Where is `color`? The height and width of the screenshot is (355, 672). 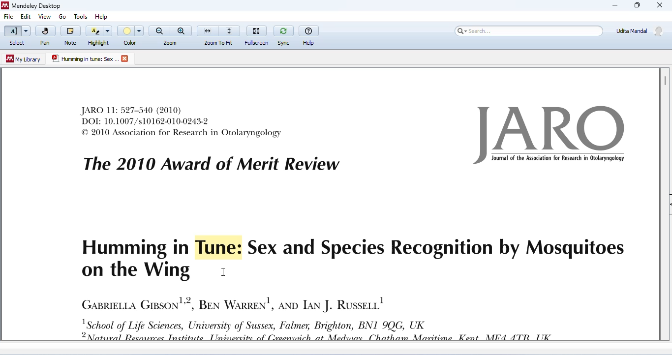 color is located at coordinates (131, 35).